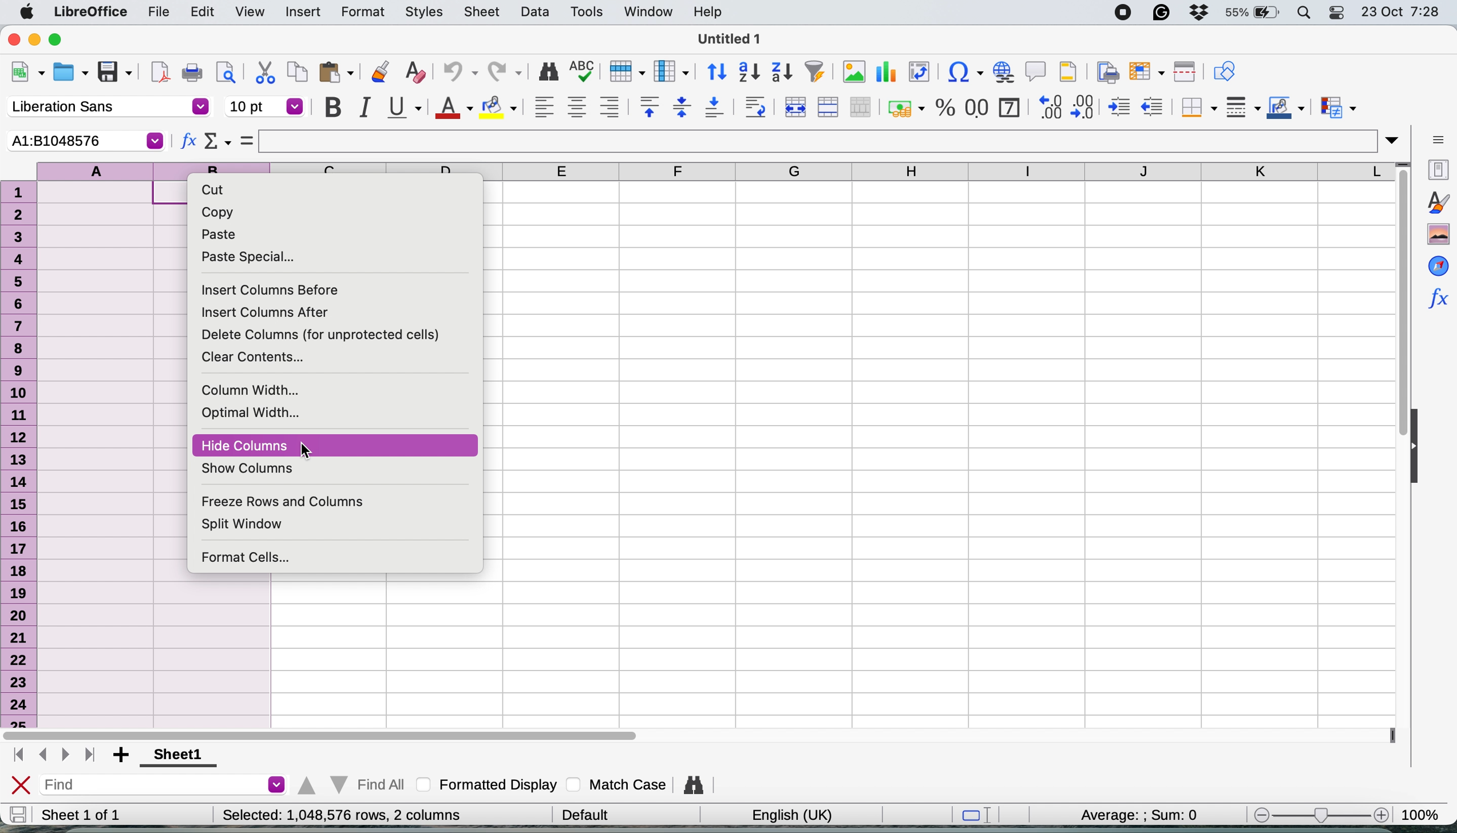 This screenshot has height=833, width=1457. I want to click on select function, so click(216, 142).